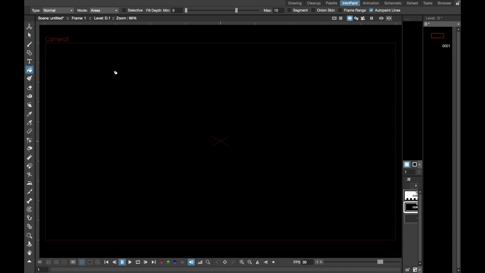 Image resolution: width=485 pixels, height=273 pixels. I want to click on iron tool, so click(30, 183).